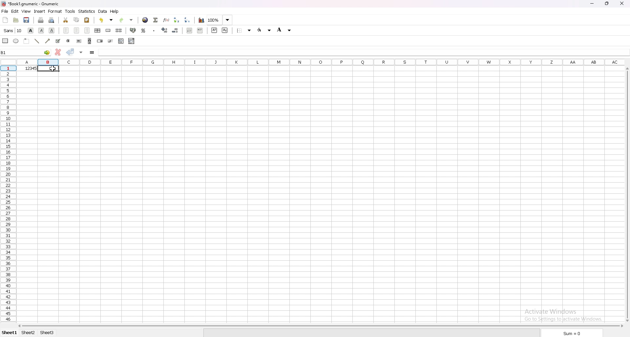 This screenshot has height=337, width=630. Describe the element at coordinates (362, 52) in the screenshot. I see `cell input` at that location.